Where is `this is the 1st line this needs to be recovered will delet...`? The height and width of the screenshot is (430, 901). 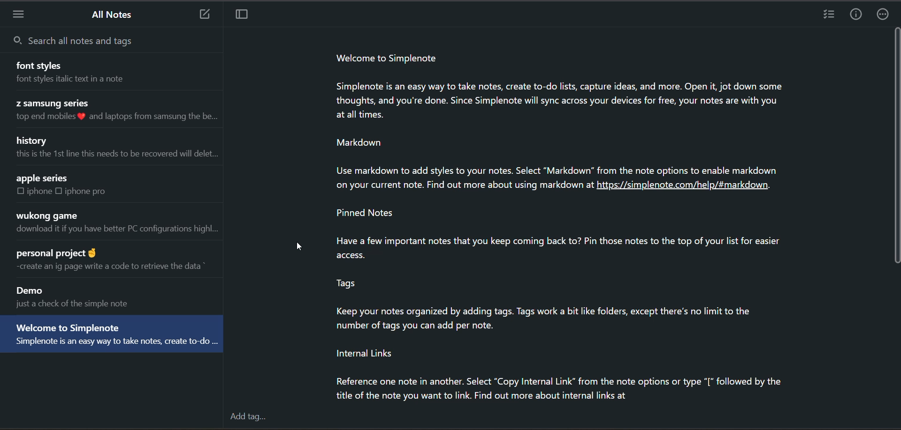 this is the 1st line this needs to be recovered will delet... is located at coordinates (123, 157).